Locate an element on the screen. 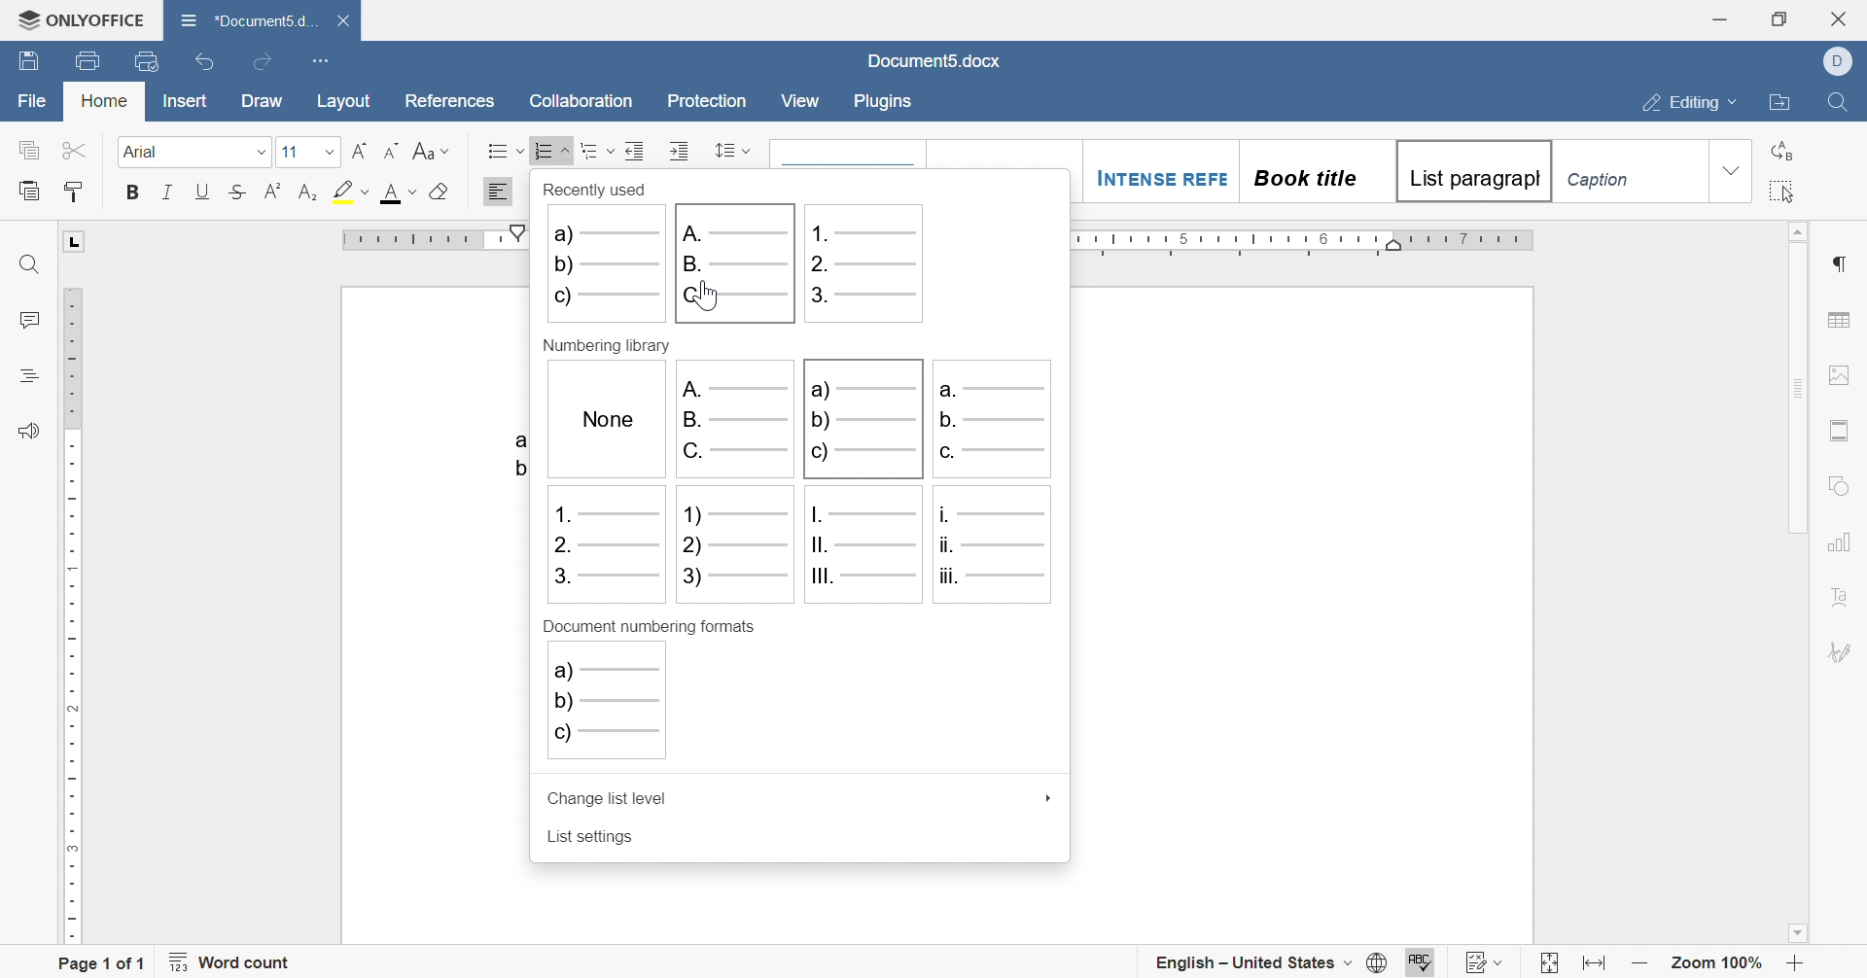 This screenshot has height=978, width=1867. copy is located at coordinates (29, 150).